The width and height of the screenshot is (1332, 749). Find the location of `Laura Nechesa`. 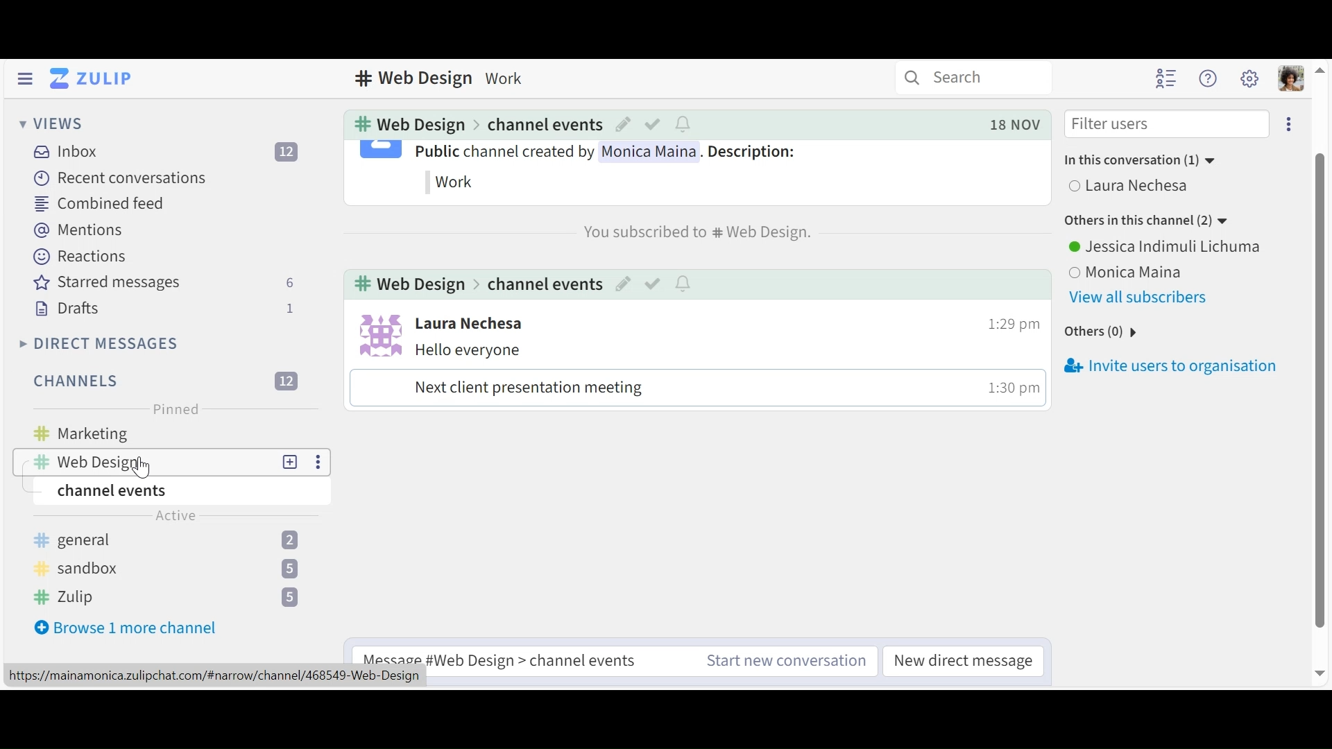

Laura Nechesa is located at coordinates (1160, 187).